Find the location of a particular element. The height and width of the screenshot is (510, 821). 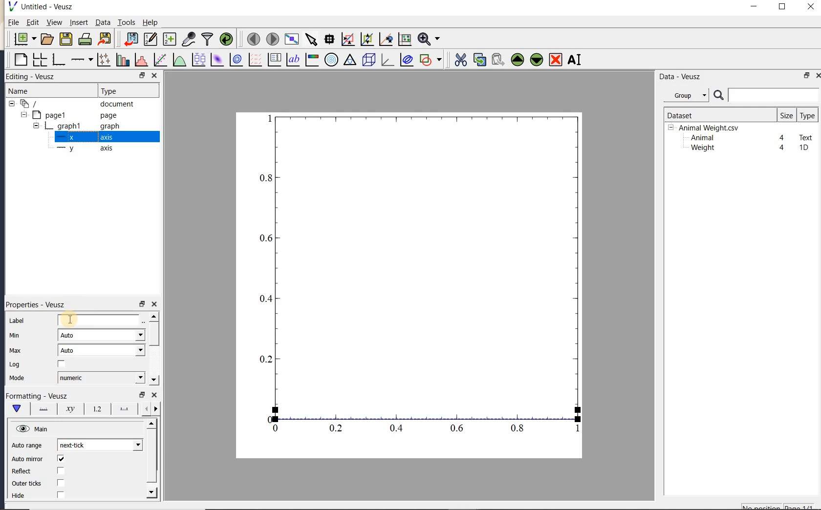

Help is located at coordinates (150, 22).